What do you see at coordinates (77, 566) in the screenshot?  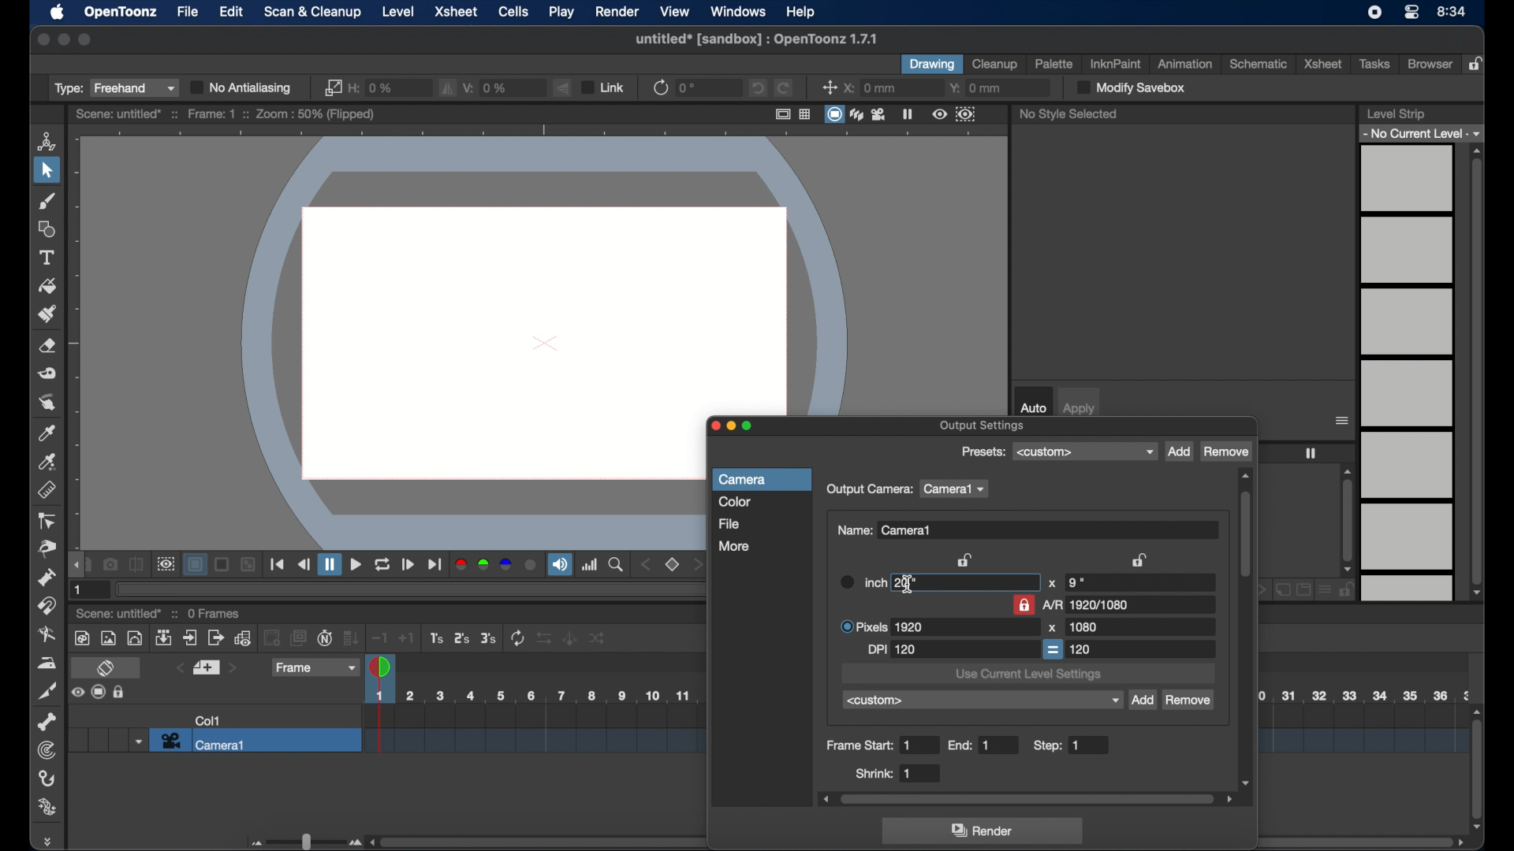 I see `draghandle` at bounding box center [77, 566].